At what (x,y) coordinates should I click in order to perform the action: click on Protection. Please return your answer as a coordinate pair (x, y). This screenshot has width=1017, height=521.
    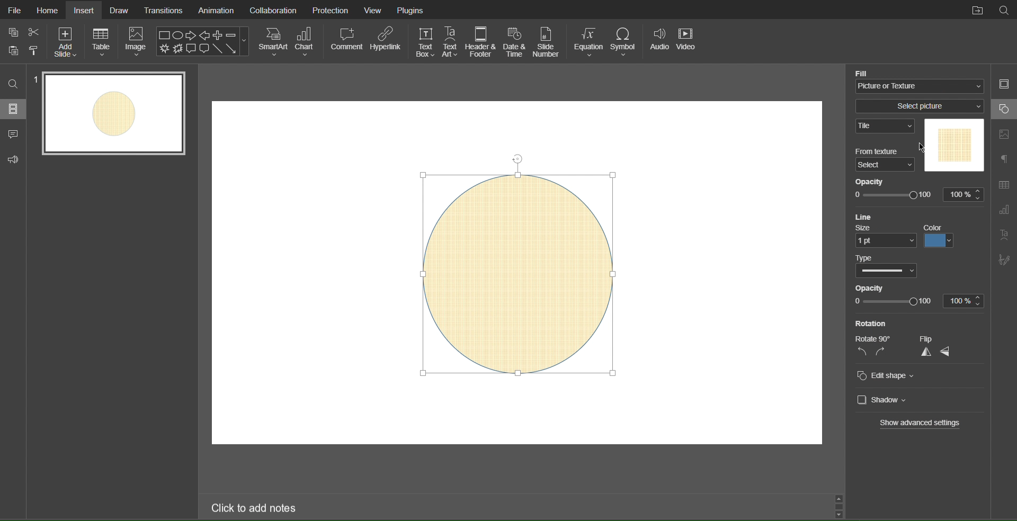
    Looking at the image, I should click on (331, 10).